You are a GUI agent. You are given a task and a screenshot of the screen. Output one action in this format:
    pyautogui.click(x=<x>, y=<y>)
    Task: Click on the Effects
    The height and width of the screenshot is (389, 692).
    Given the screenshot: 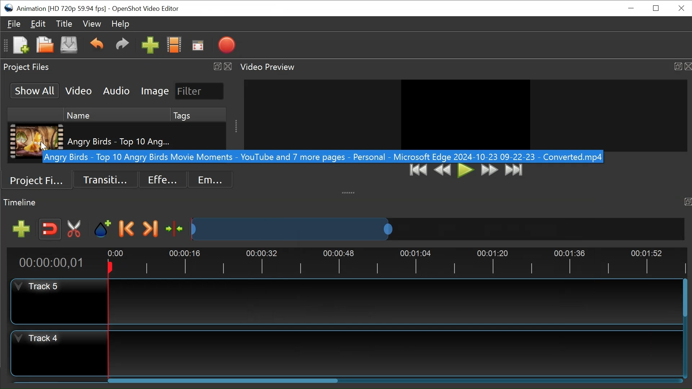 What is the action you would take?
    pyautogui.click(x=161, y=180)
    